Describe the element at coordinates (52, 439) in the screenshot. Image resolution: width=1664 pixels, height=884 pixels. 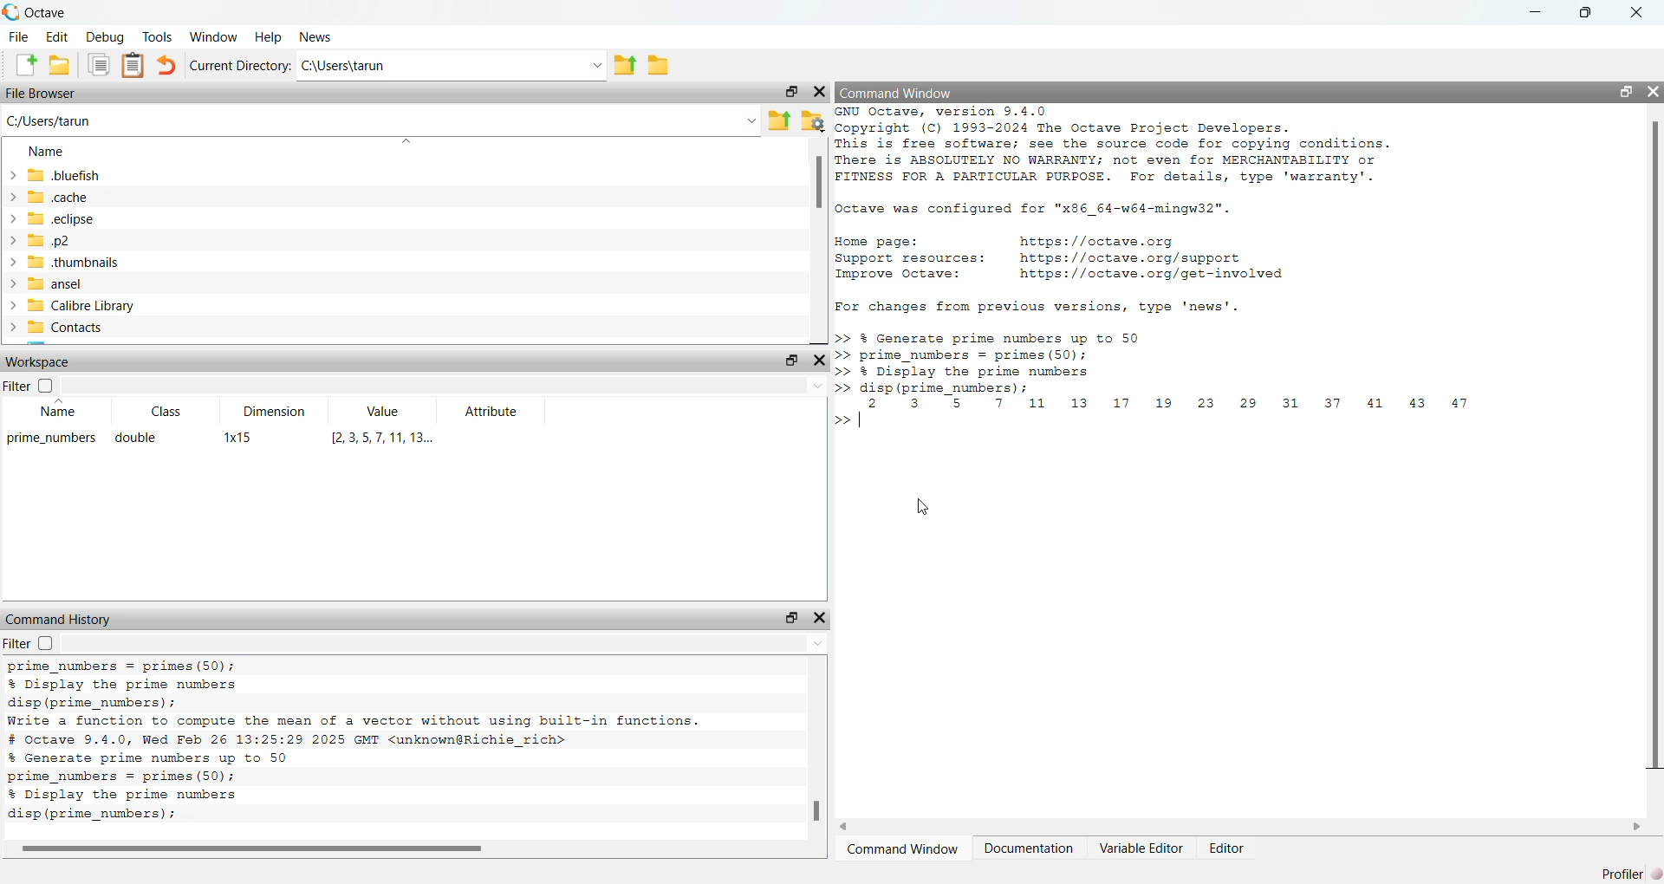
I see `prime_numbers` at that location.